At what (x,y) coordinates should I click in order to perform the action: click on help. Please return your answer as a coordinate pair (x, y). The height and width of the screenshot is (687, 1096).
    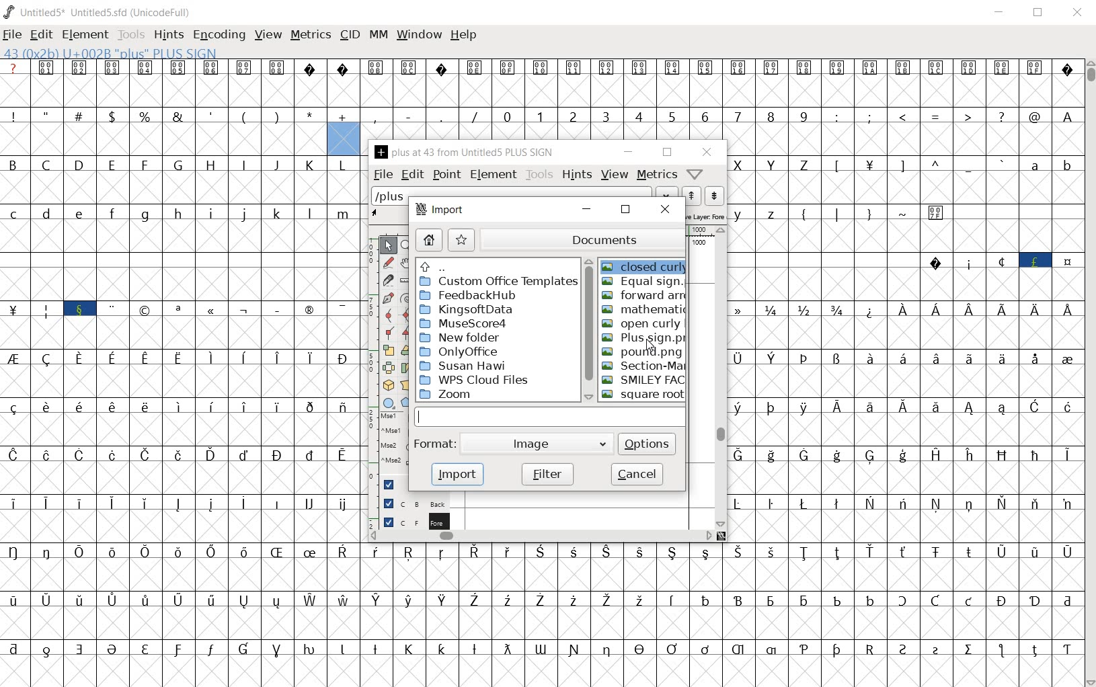
    Looking at the image, I should click on (464, 36).